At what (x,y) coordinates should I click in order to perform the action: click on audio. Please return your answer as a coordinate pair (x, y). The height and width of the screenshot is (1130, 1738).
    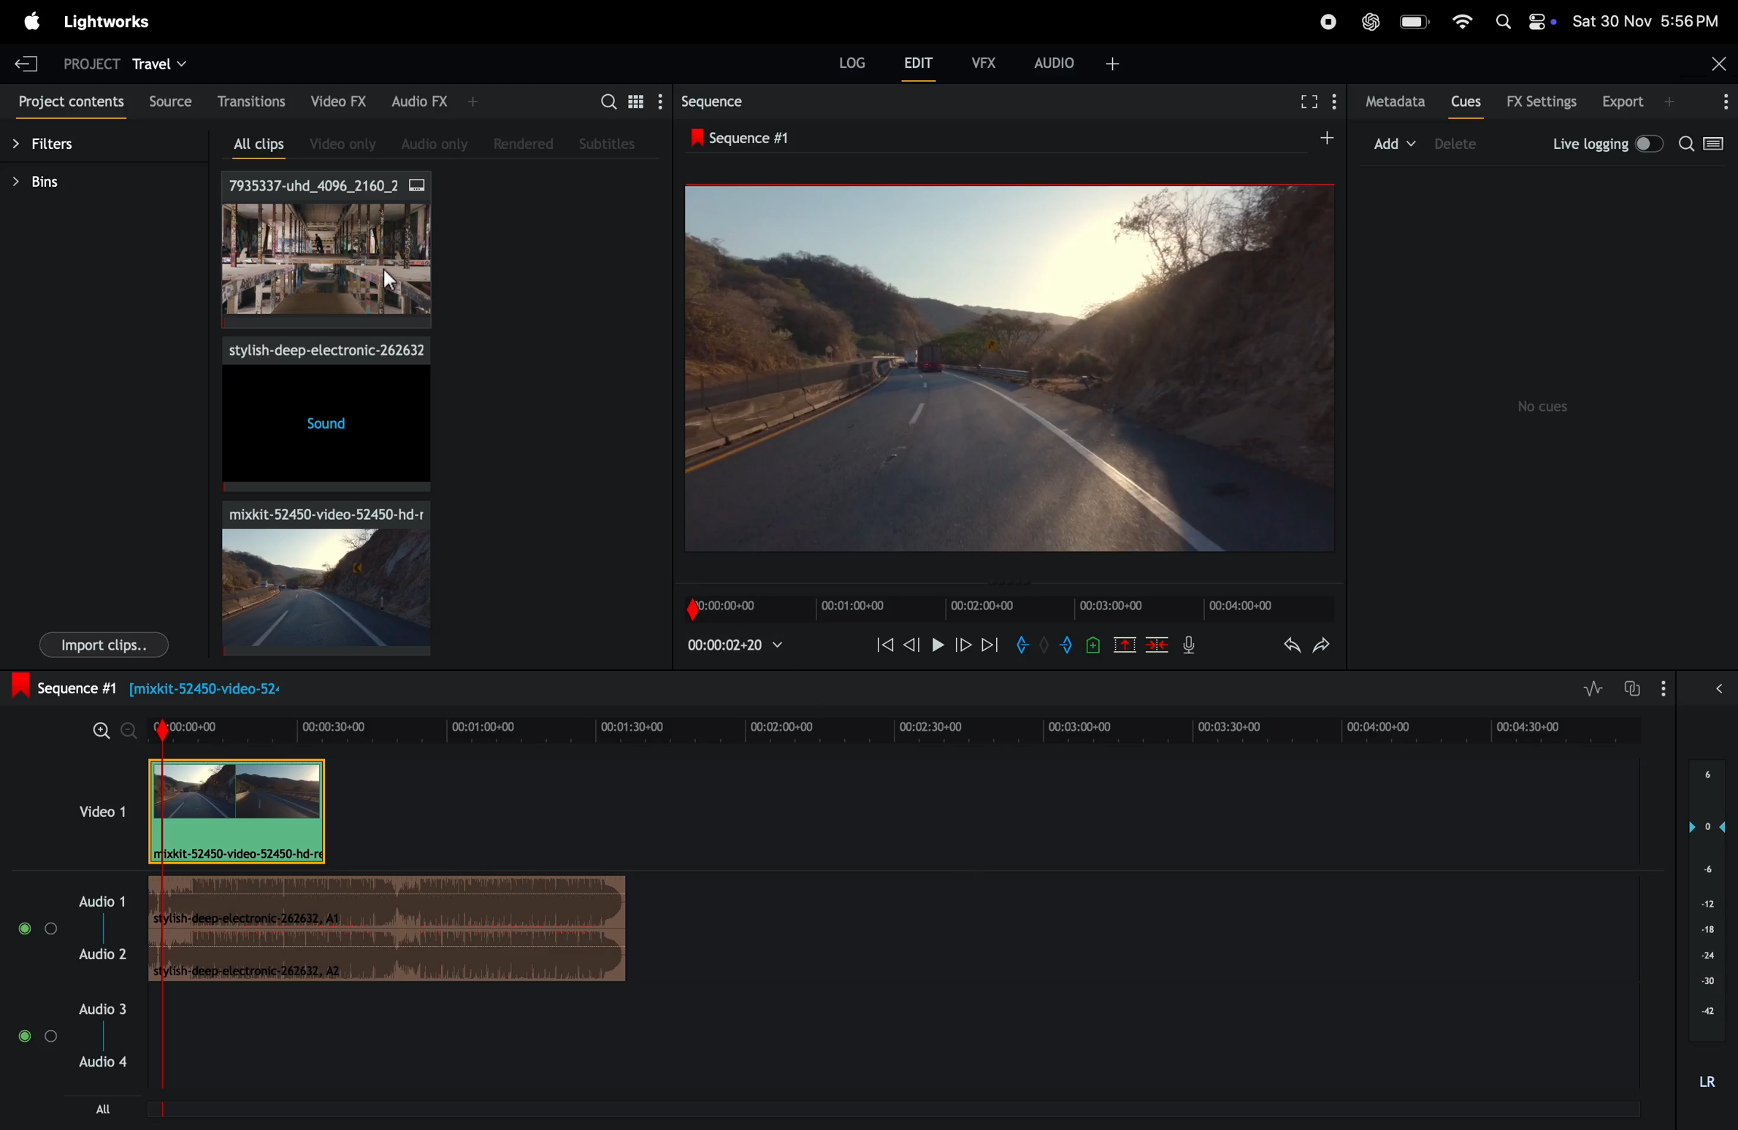
    Looking at the image, I should click on (1077, 61).